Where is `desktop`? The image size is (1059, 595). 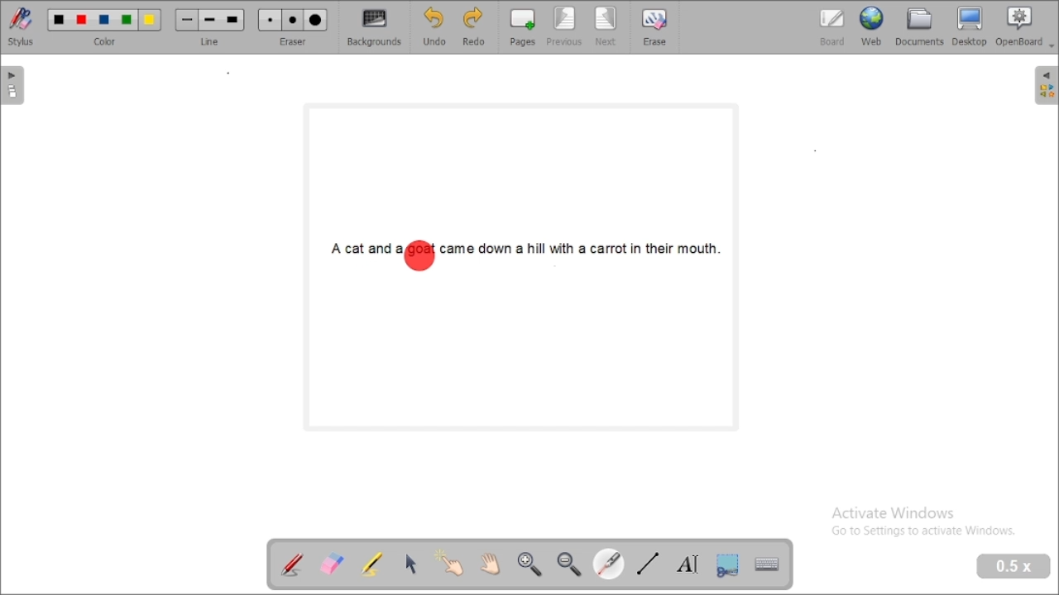
desktop is located at coordinates (970, 26).